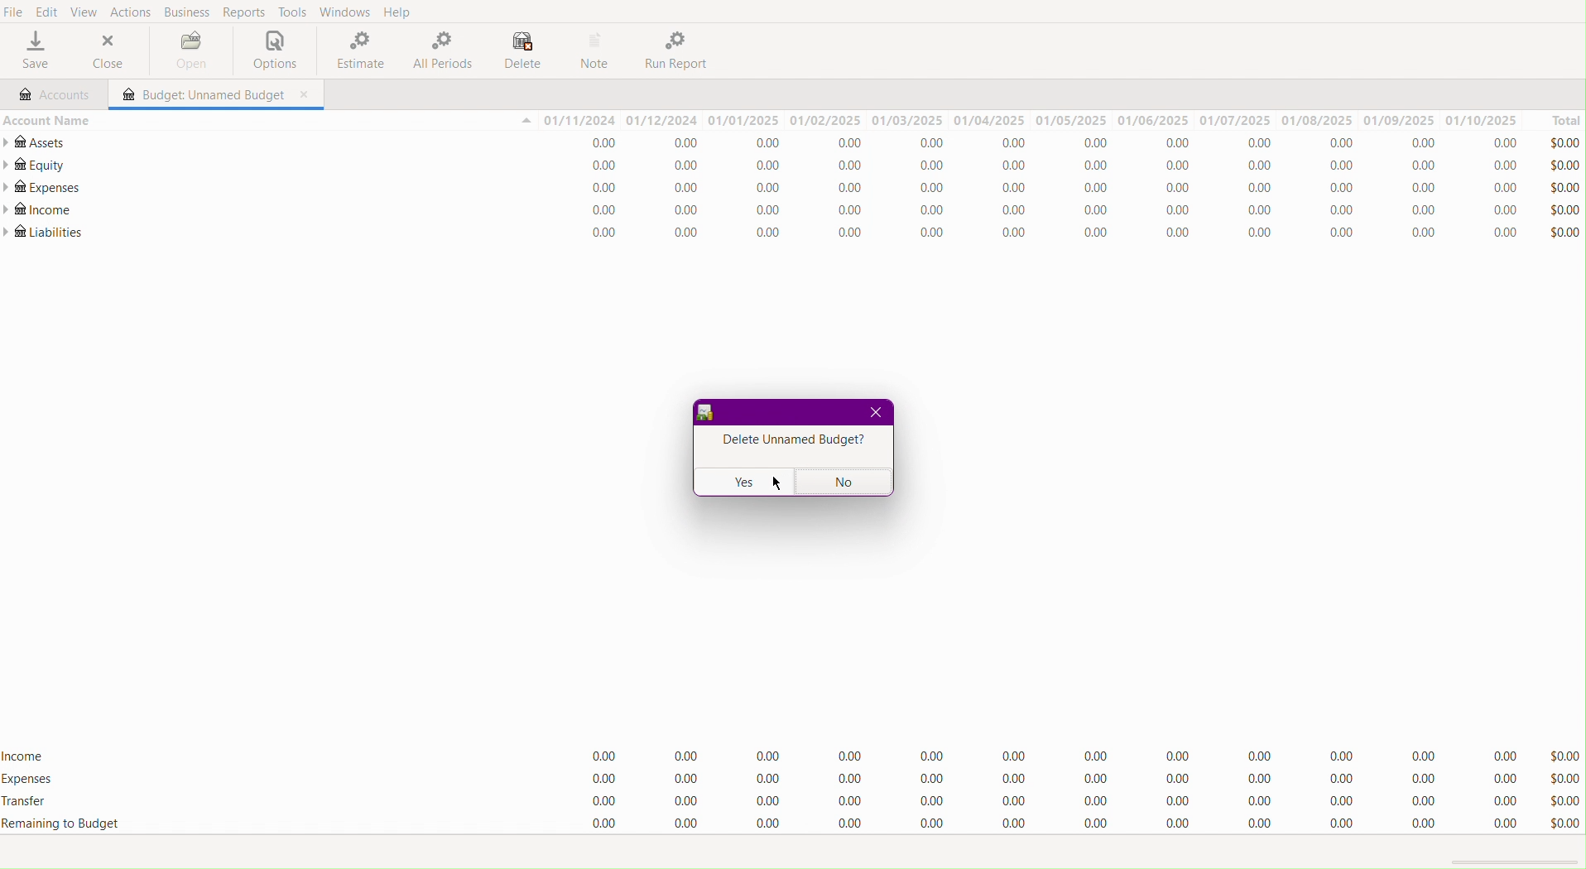  What do you see at coordinates (441, 51) in the screenshot?
I see `All Periods` at bounding box center [441, 51].